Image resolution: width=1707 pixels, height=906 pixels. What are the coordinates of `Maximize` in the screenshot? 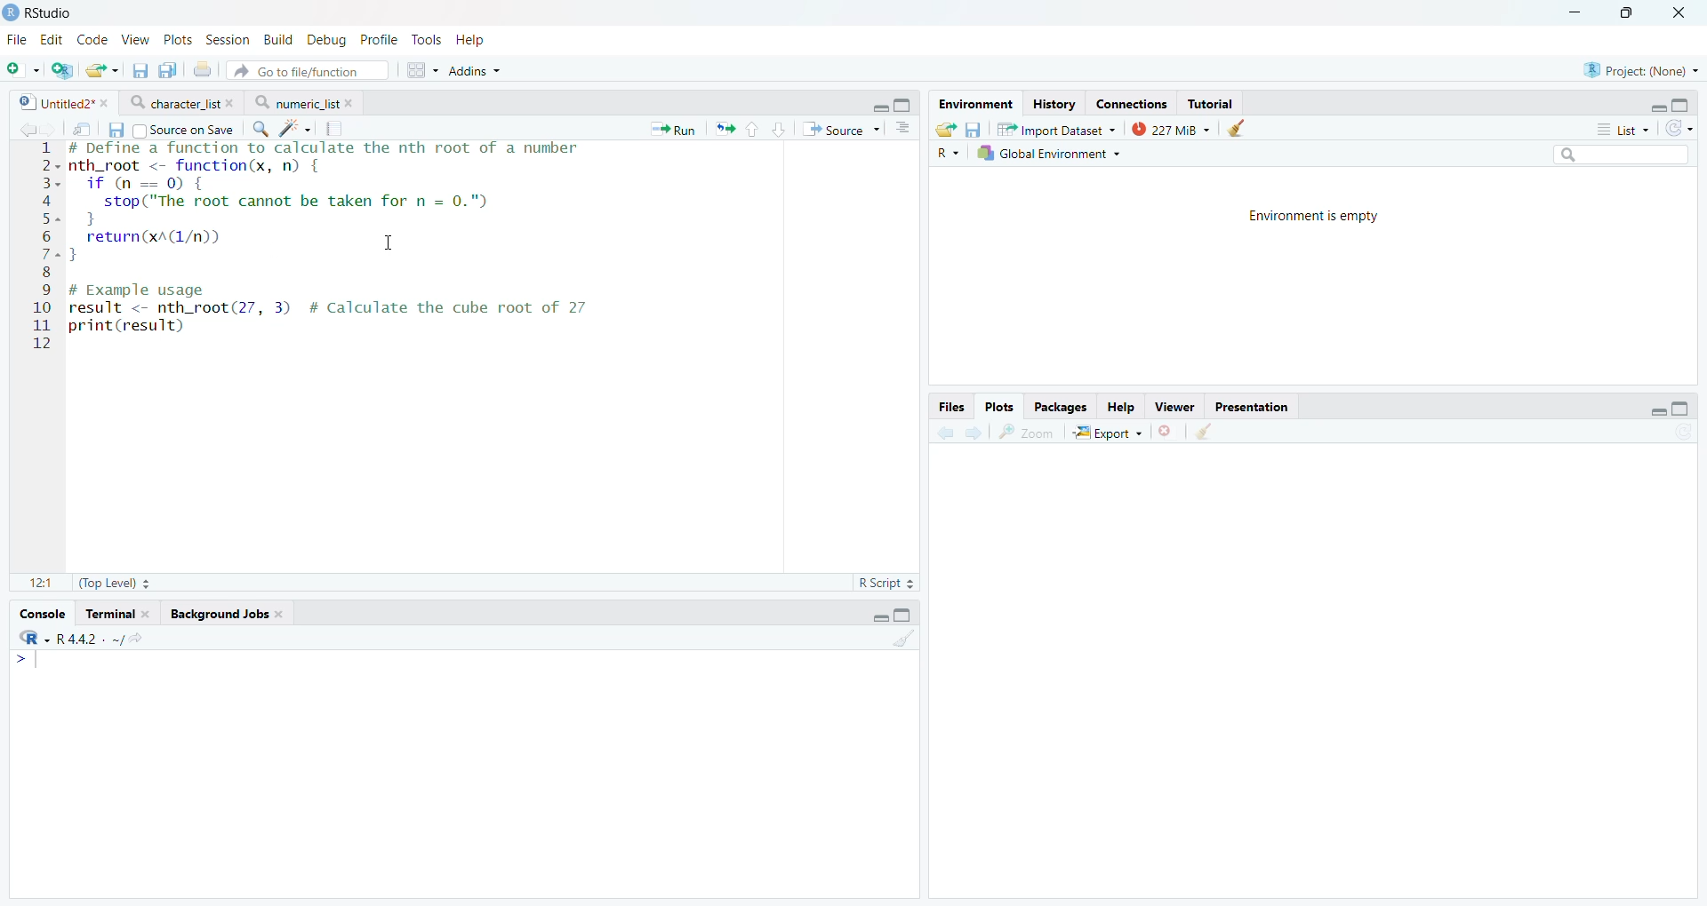 It's located at (1629, 12).